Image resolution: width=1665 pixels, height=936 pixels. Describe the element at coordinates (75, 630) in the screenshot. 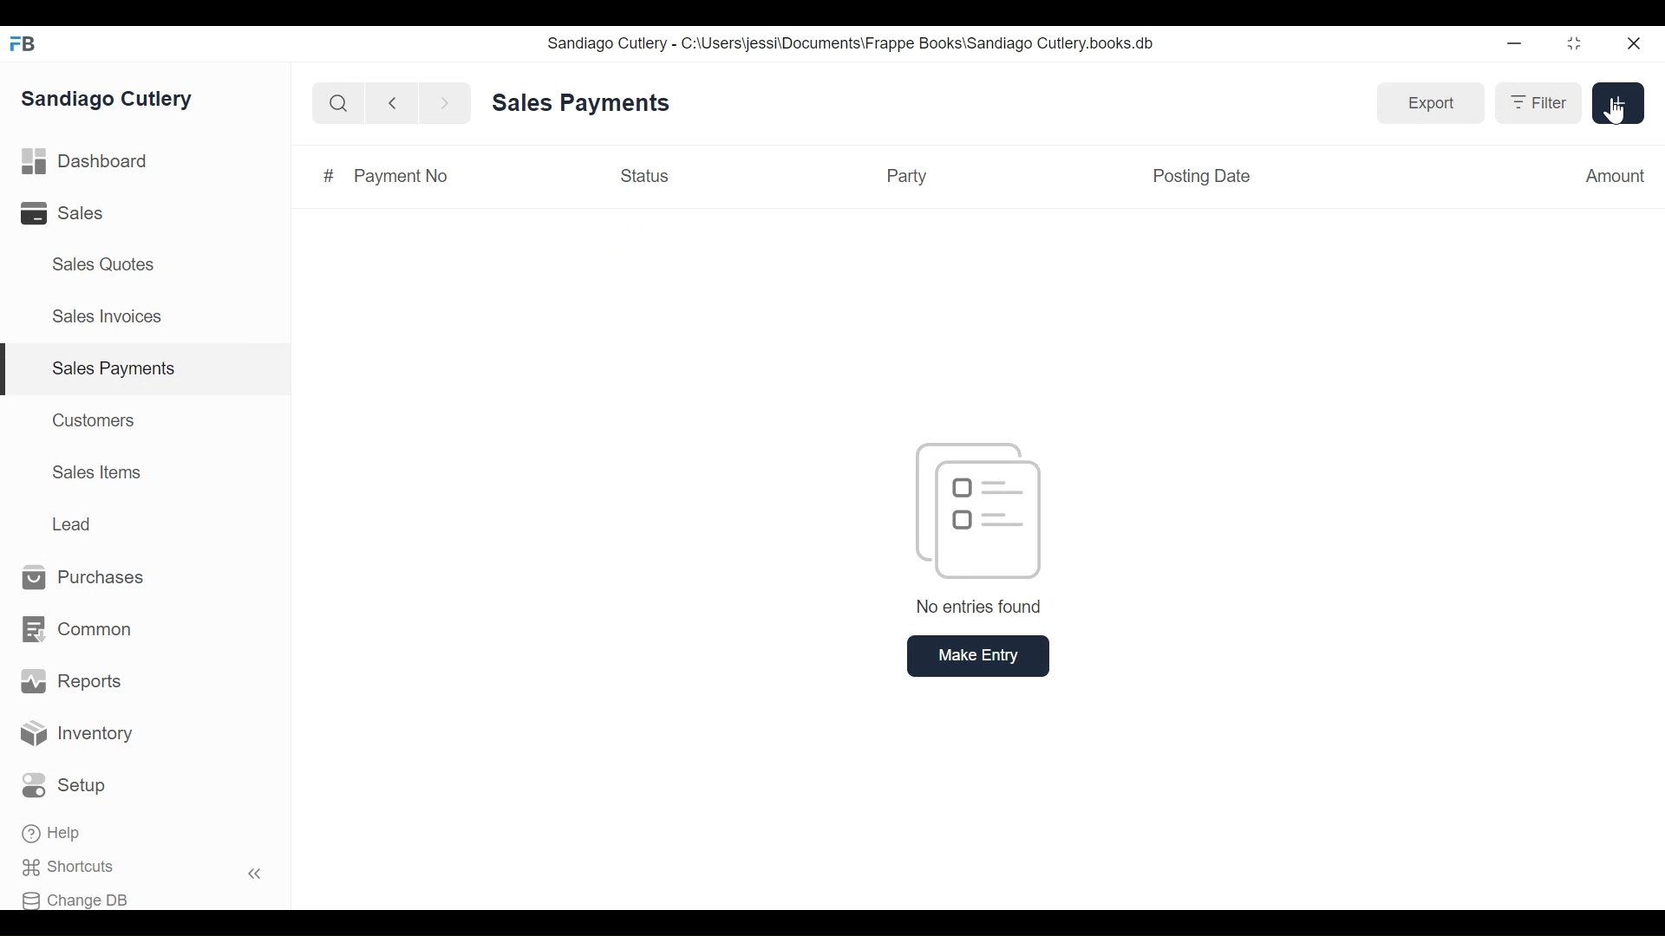

I see `Common` at that location.